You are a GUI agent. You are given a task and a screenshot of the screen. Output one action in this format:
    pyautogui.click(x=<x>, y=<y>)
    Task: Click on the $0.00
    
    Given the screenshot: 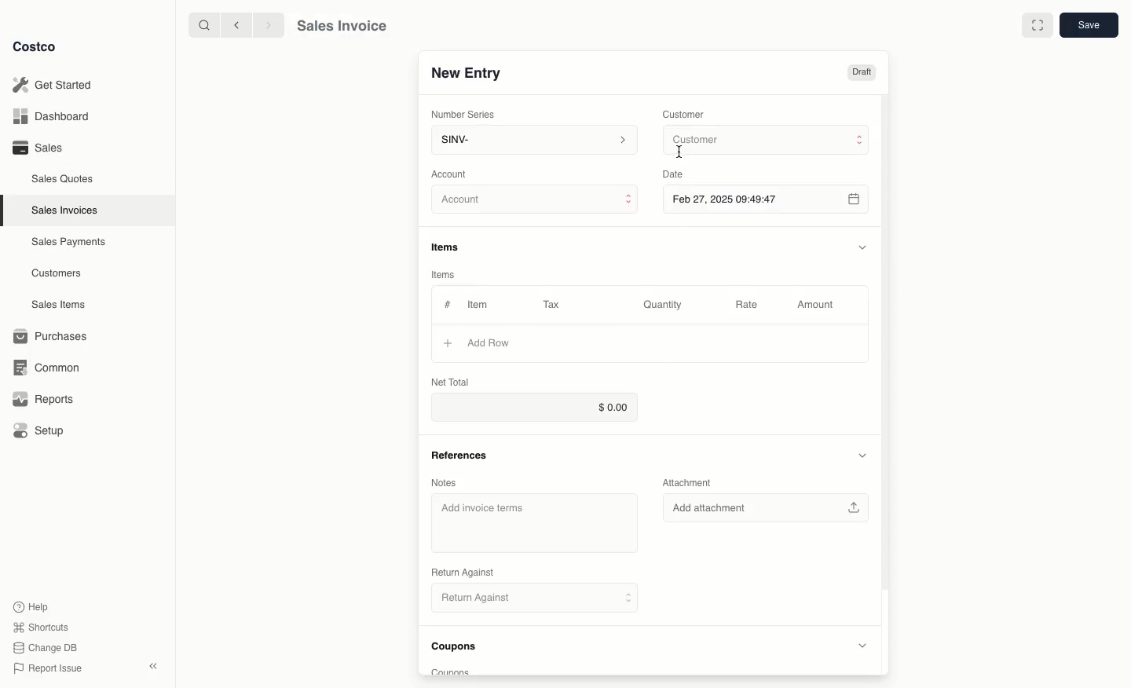 What is the action you would take?
    pyautogui.click(x=531, y=408)
    